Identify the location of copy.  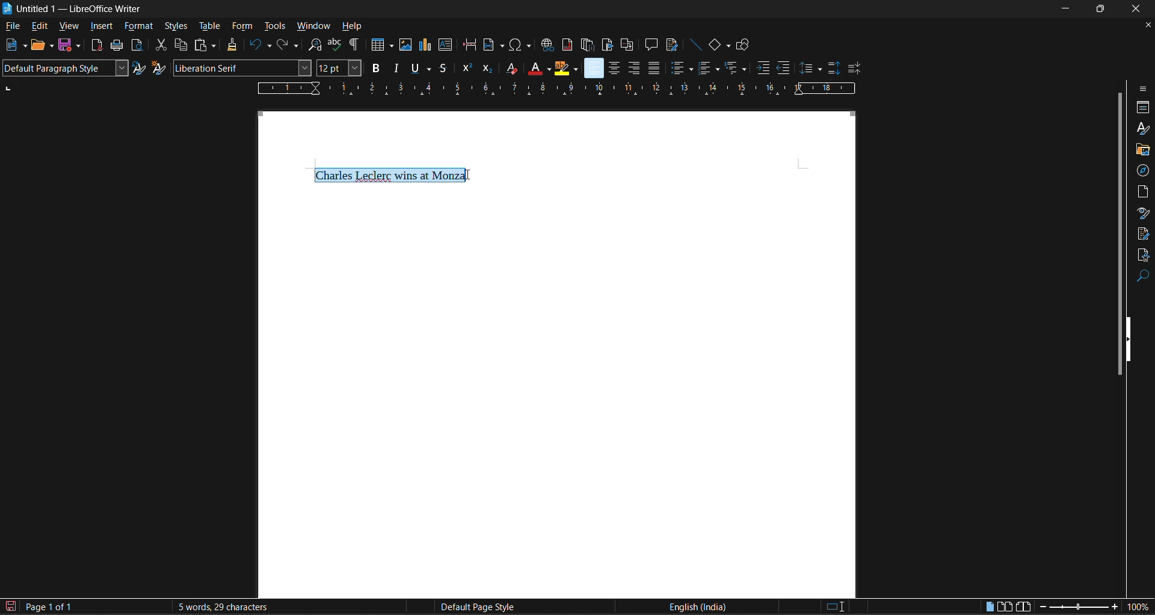
(180, 45).